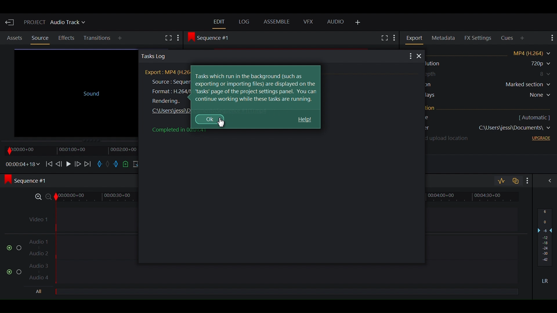  What do you see at coordinates (137, 165) in the screenshot?
I see `Replace into the target sequence` at bounding box center [137, 165].